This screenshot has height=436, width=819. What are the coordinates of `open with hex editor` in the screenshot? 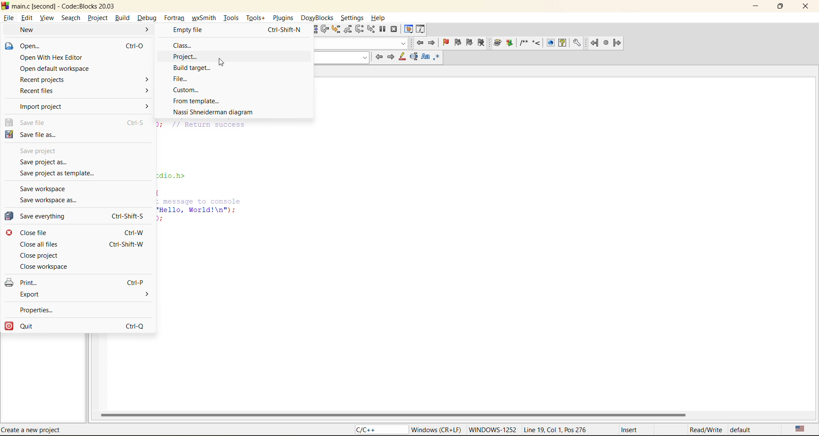 It's located at (51, 58).